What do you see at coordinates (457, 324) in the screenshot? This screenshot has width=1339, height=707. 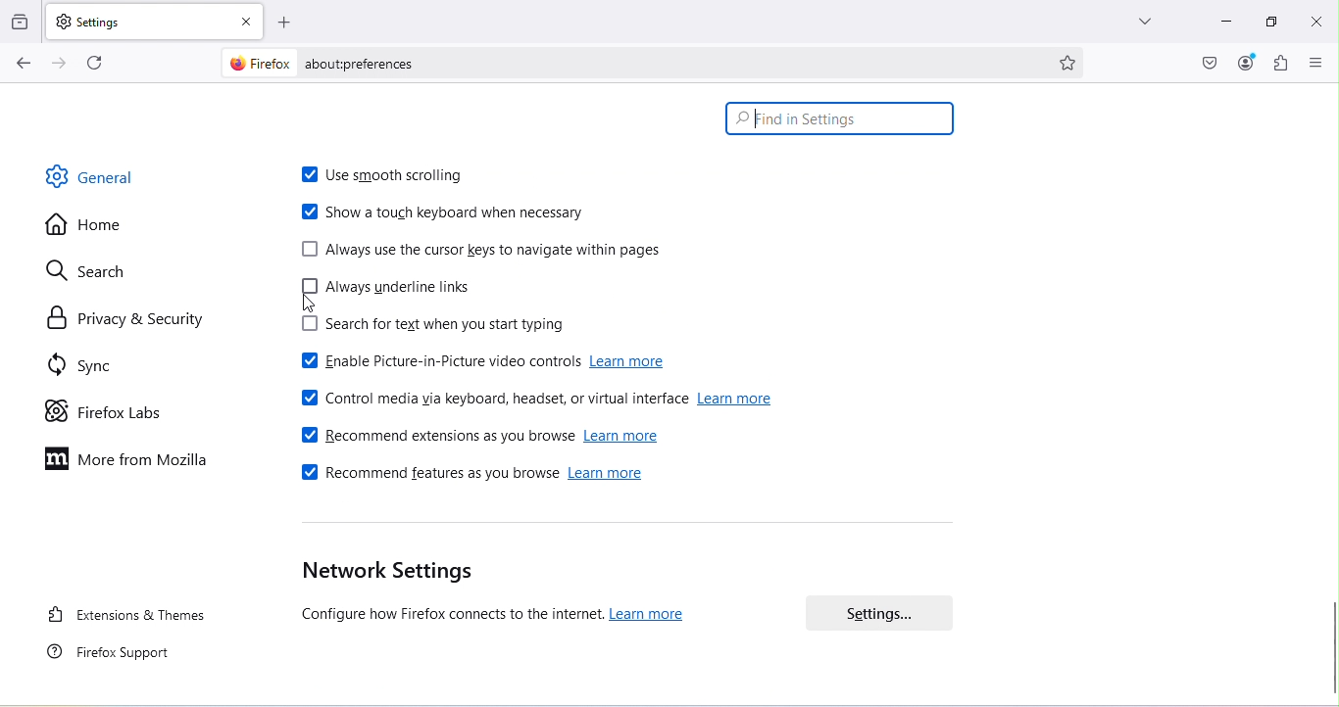 I see `Search for text when you start typing` at bounding box center [457, 324].